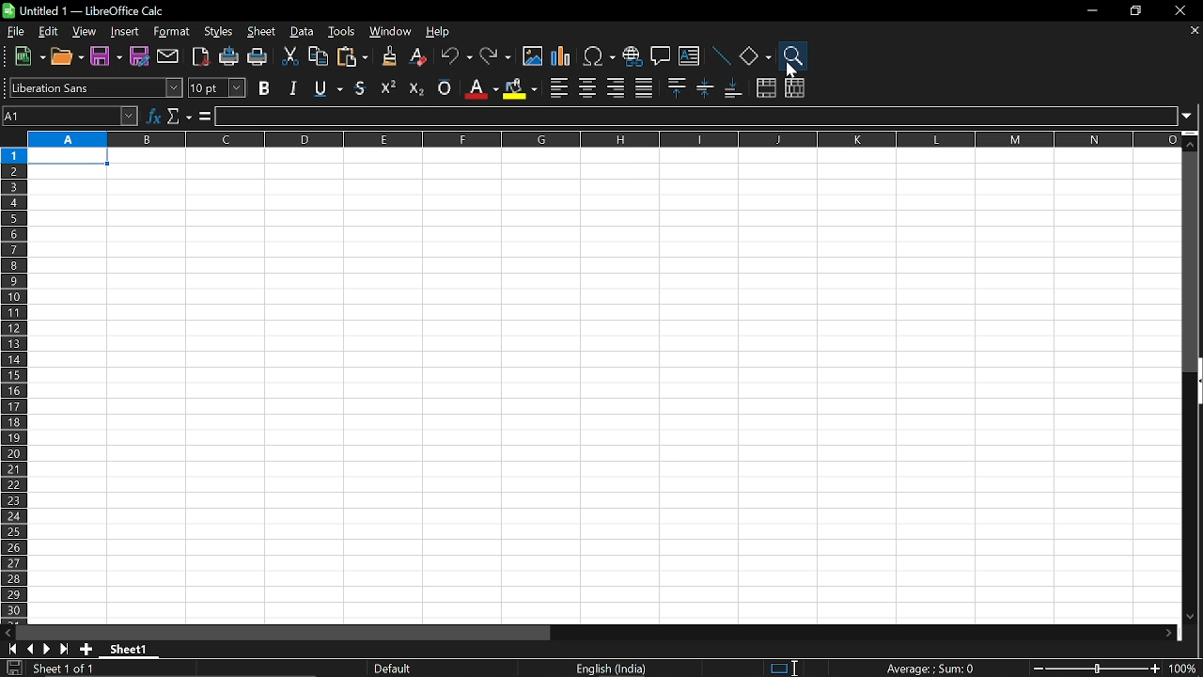 The height and width of the screenshot is (677, 1203). Describe the element at coordinates (1177, 12) in the screenshot. I see `close` at that location.